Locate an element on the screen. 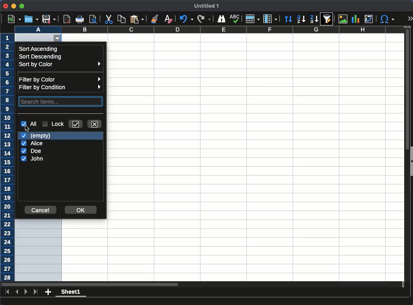 The width and height of the screenshot is (413, 305). keep is located at coordinates (75, 124).